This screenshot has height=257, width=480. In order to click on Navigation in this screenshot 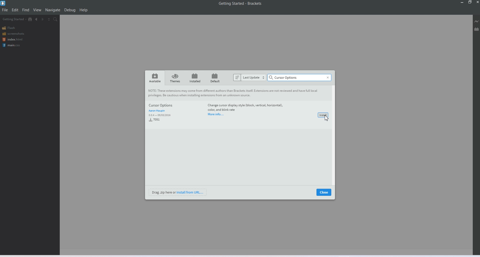, I will do `click(53, 10)`.